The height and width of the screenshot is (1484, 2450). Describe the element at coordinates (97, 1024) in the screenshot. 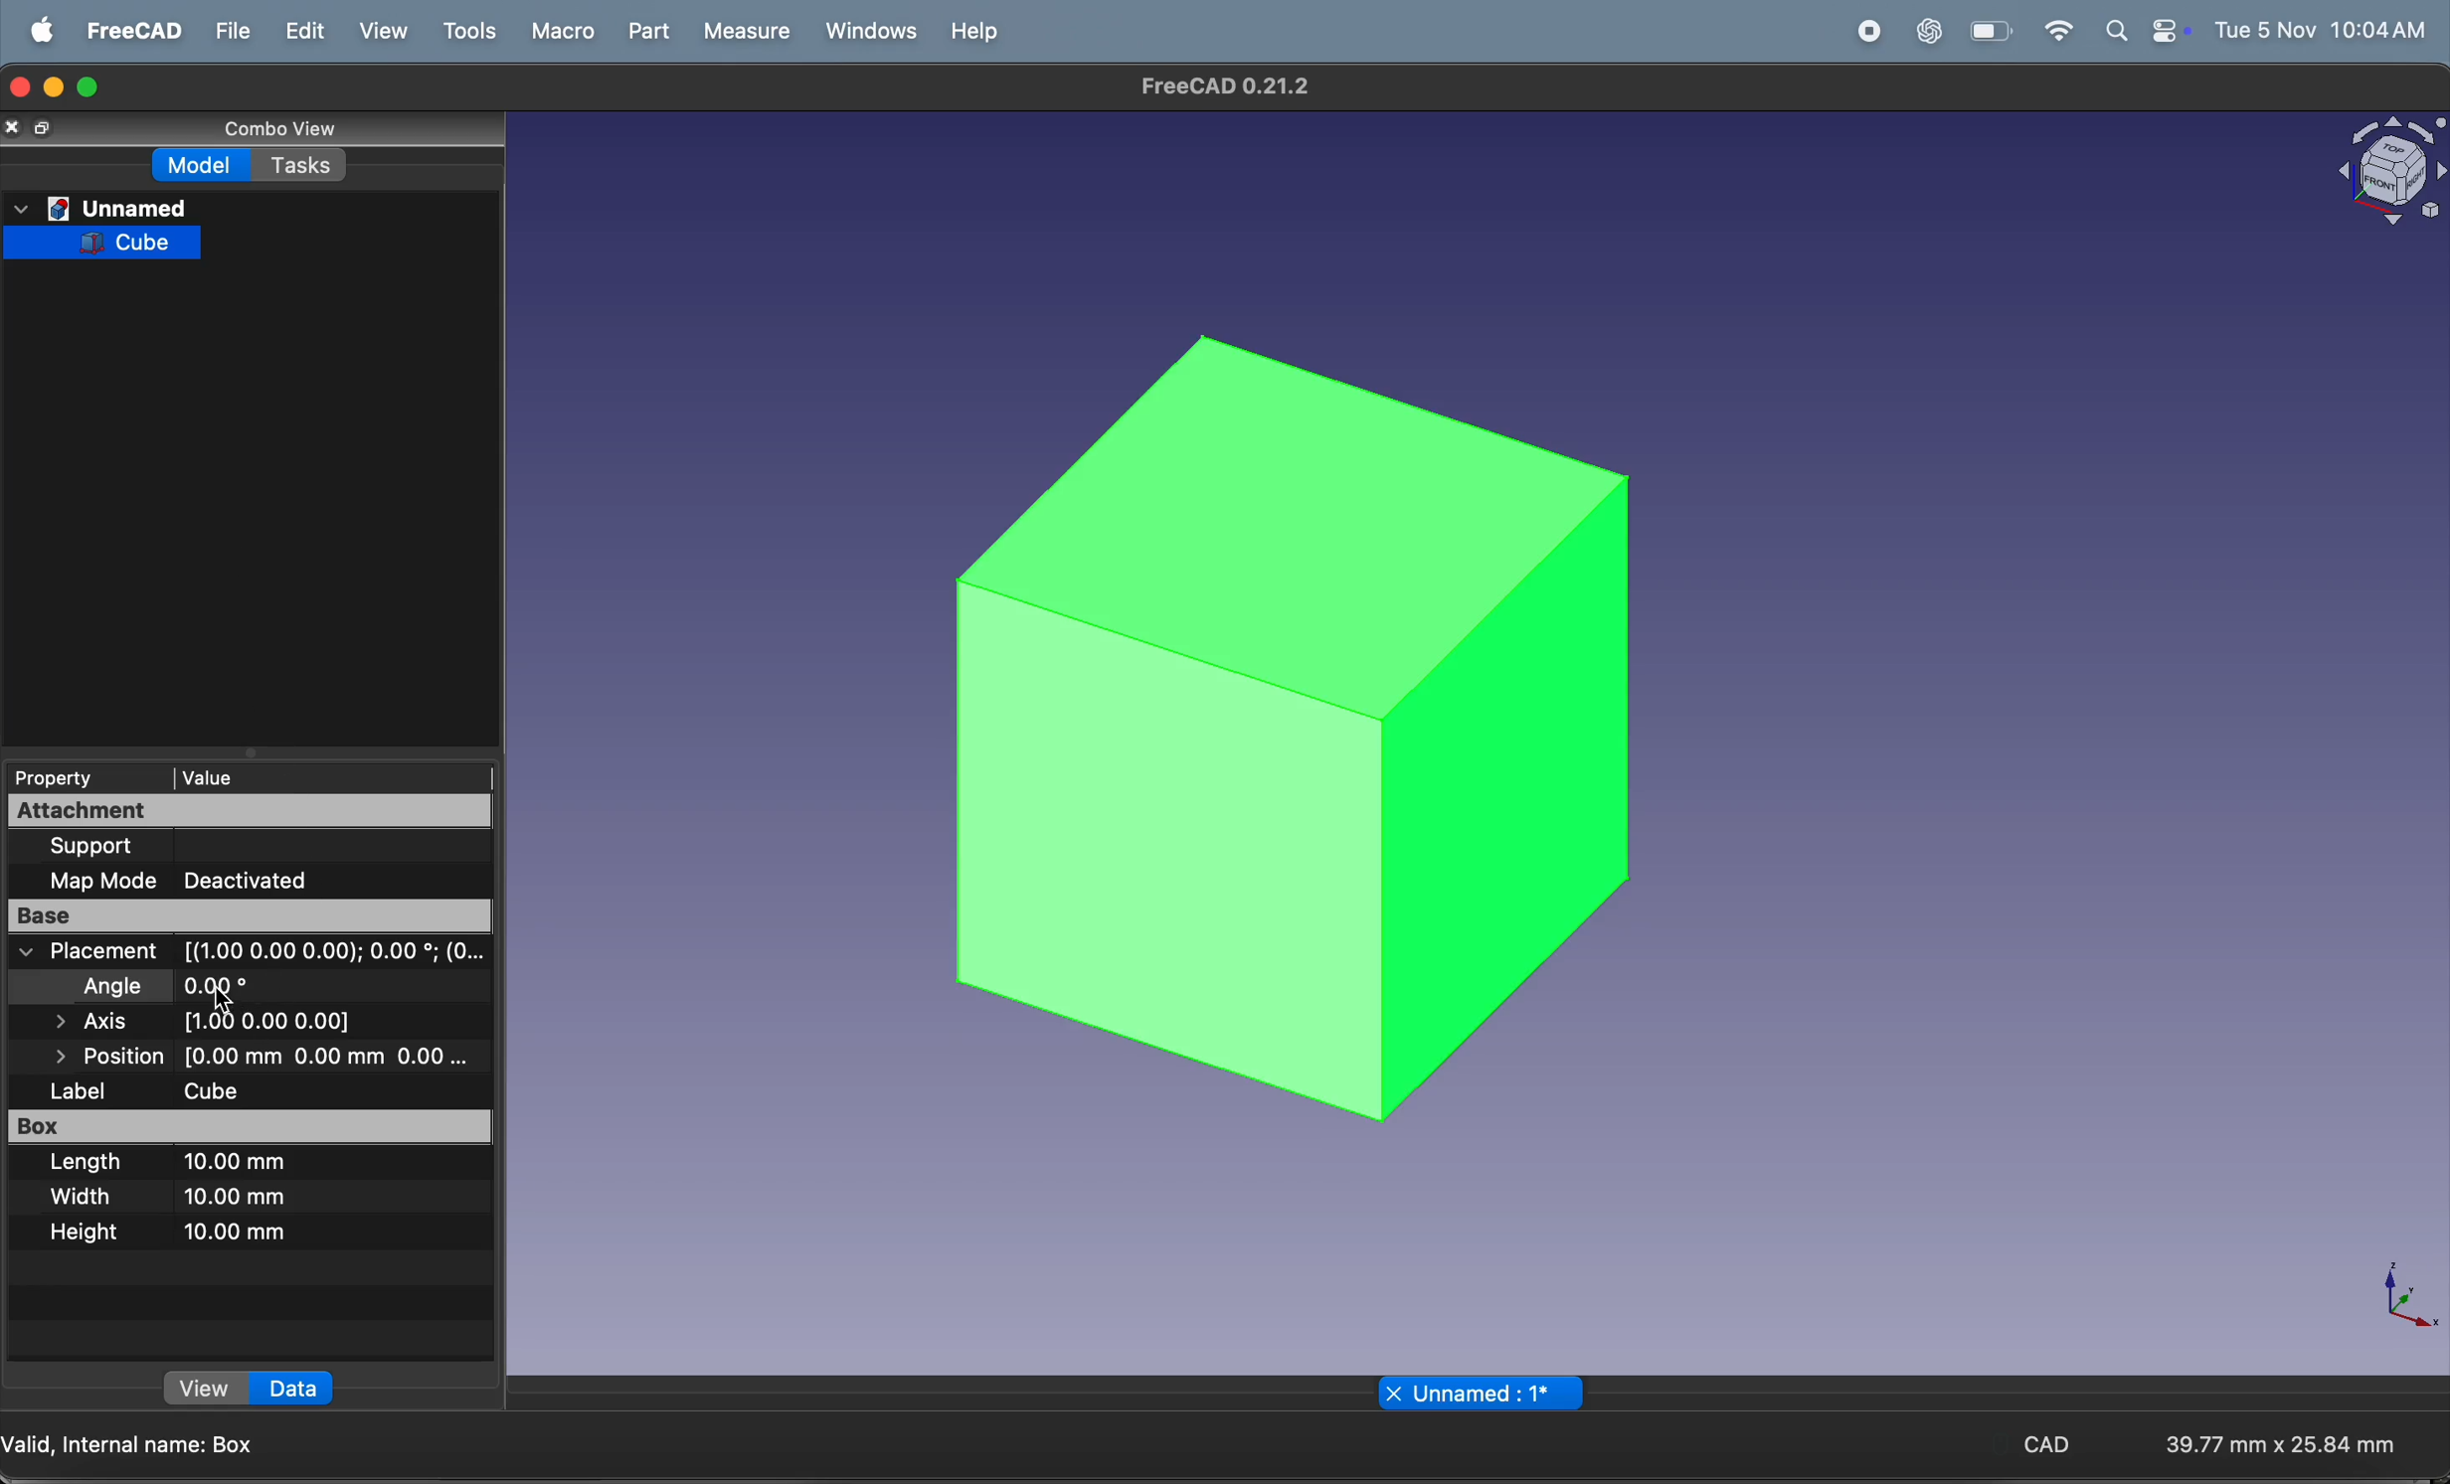

I see `axis` at that location.